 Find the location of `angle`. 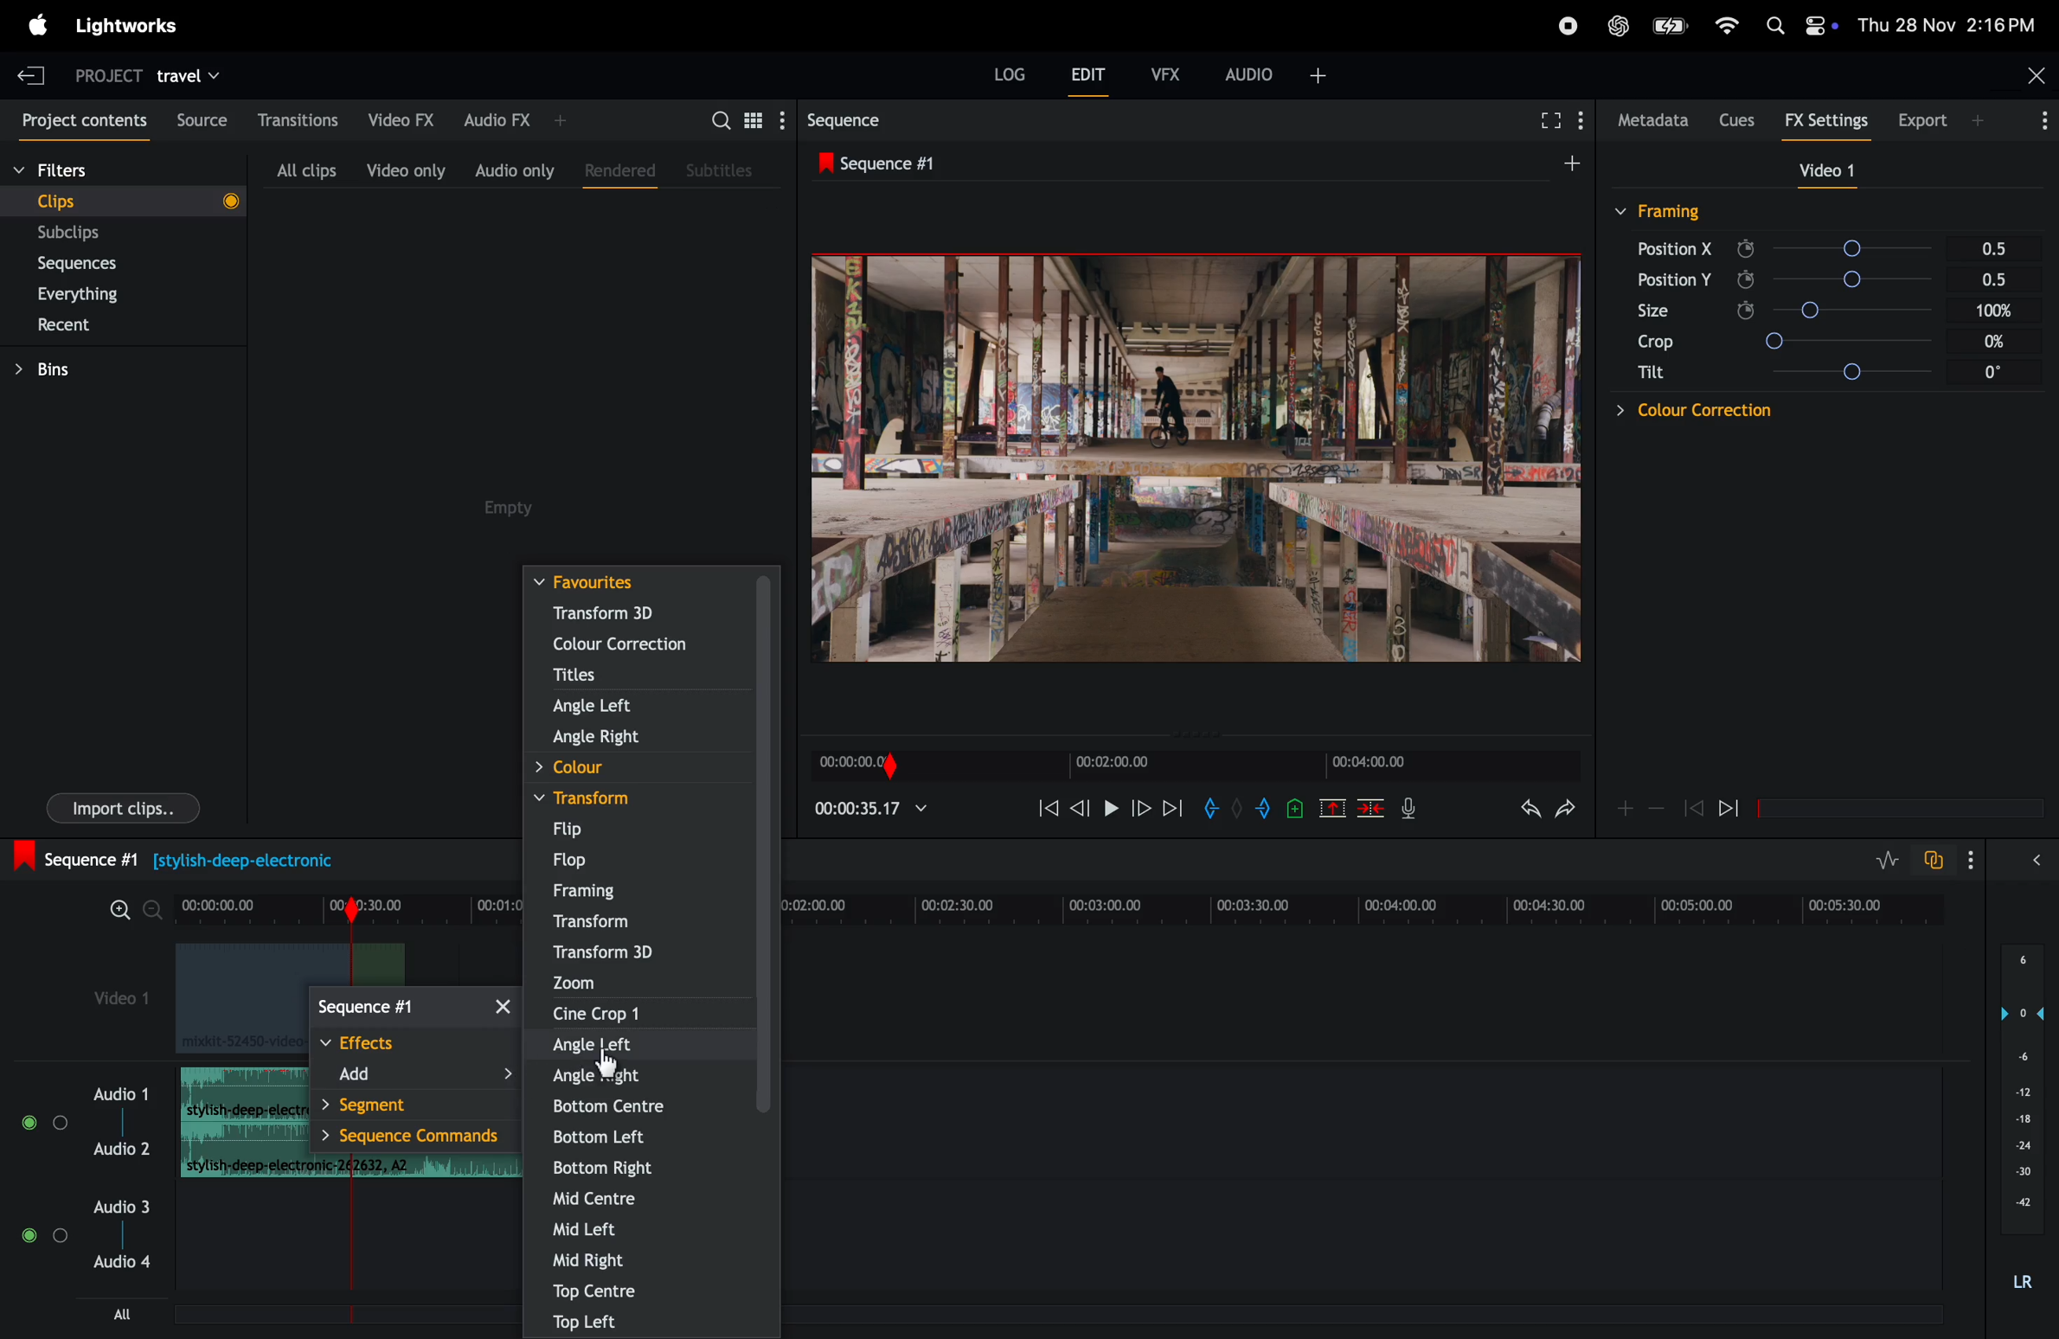

angle is located at coordinates (1871, 248).